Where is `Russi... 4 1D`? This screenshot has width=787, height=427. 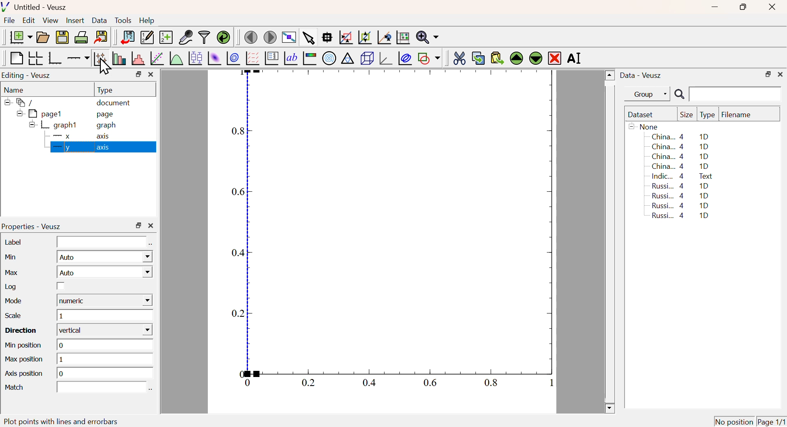 Russi... 4 1D is located at coordinates (680, 195).